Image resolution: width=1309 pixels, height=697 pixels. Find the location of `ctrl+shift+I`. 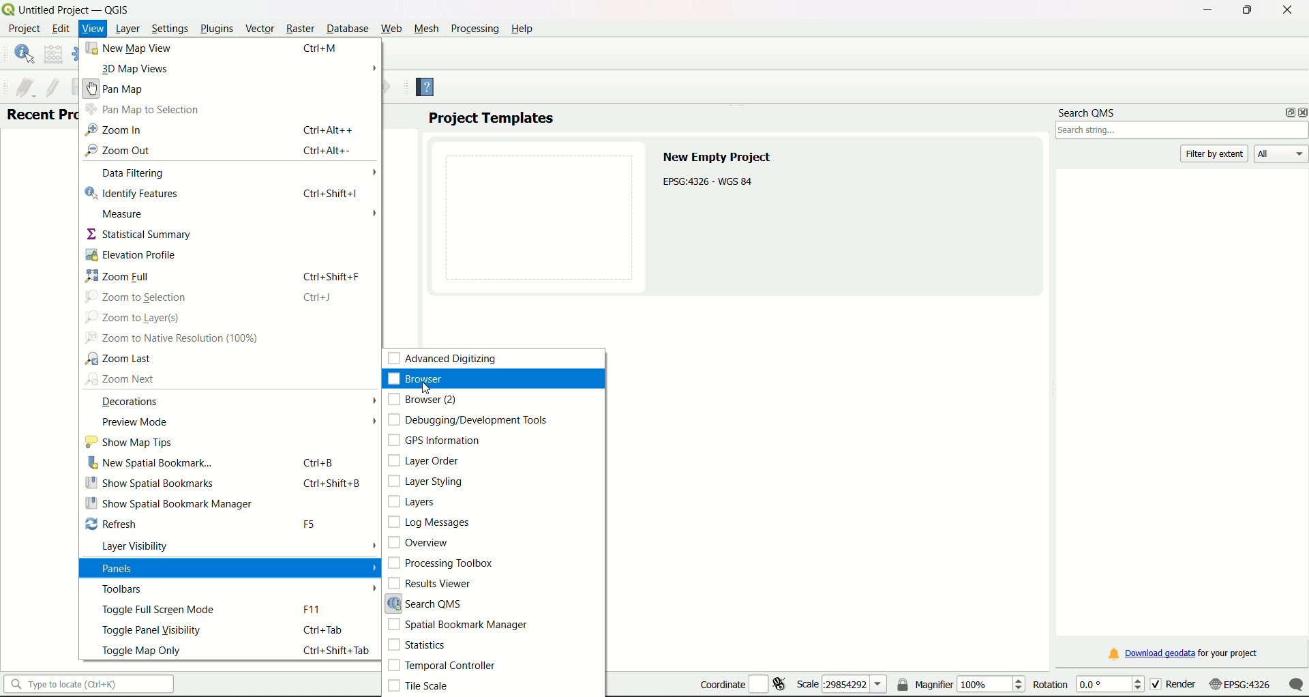

ctrl+shift+I is located at coordinates (331, 193).